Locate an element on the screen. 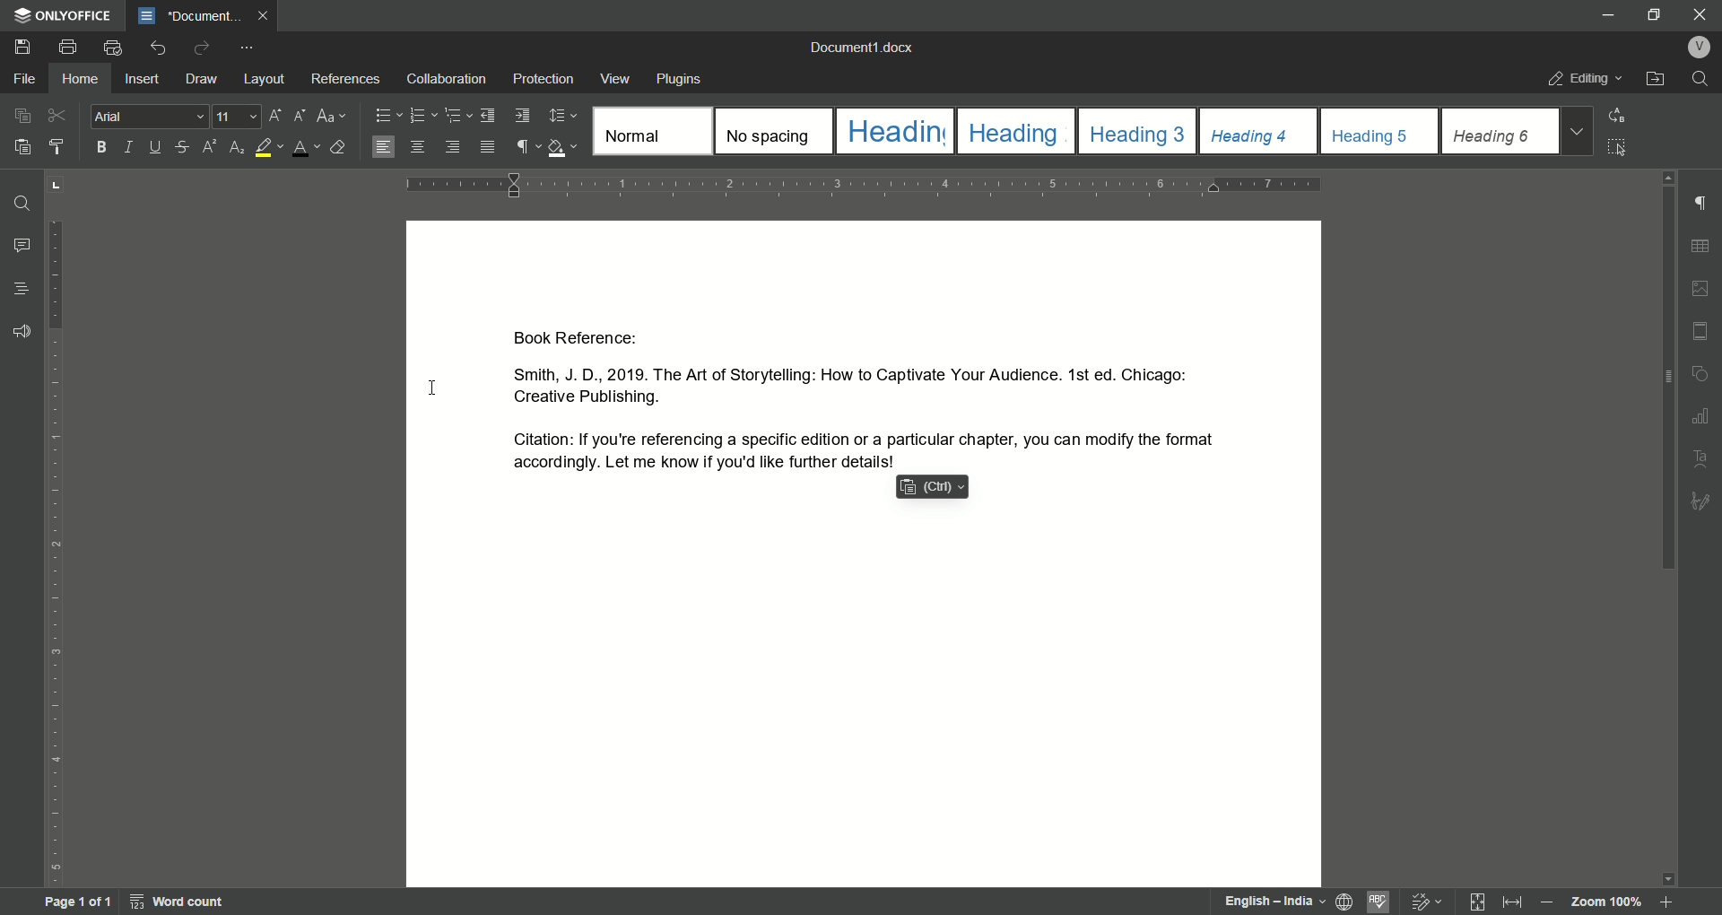 This screenshot has width=1722, height=915. increment font size is located at coordinates (274, 116).